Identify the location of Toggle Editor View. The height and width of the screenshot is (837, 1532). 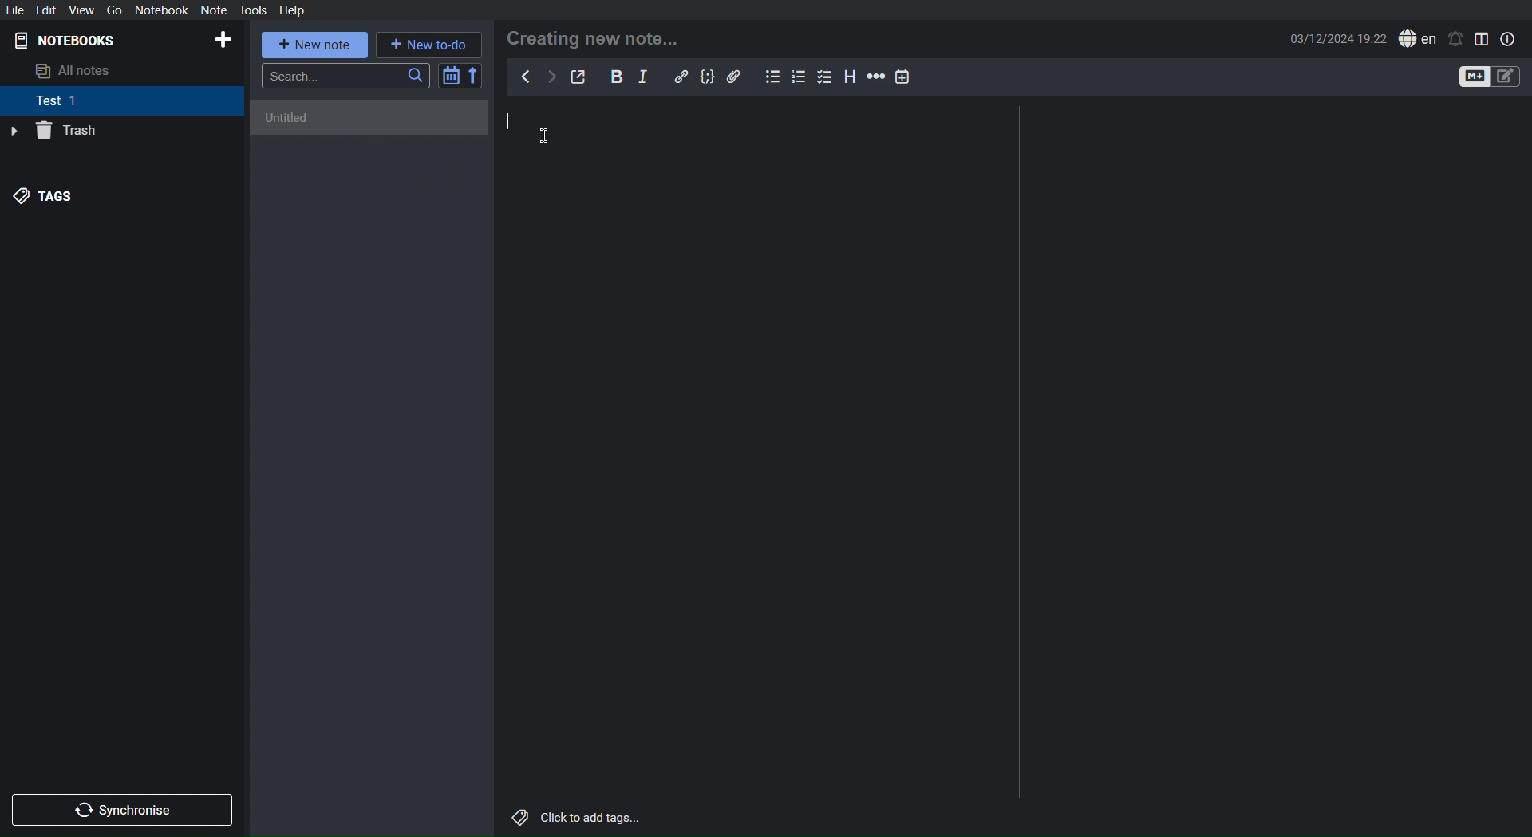
(1482, 40).